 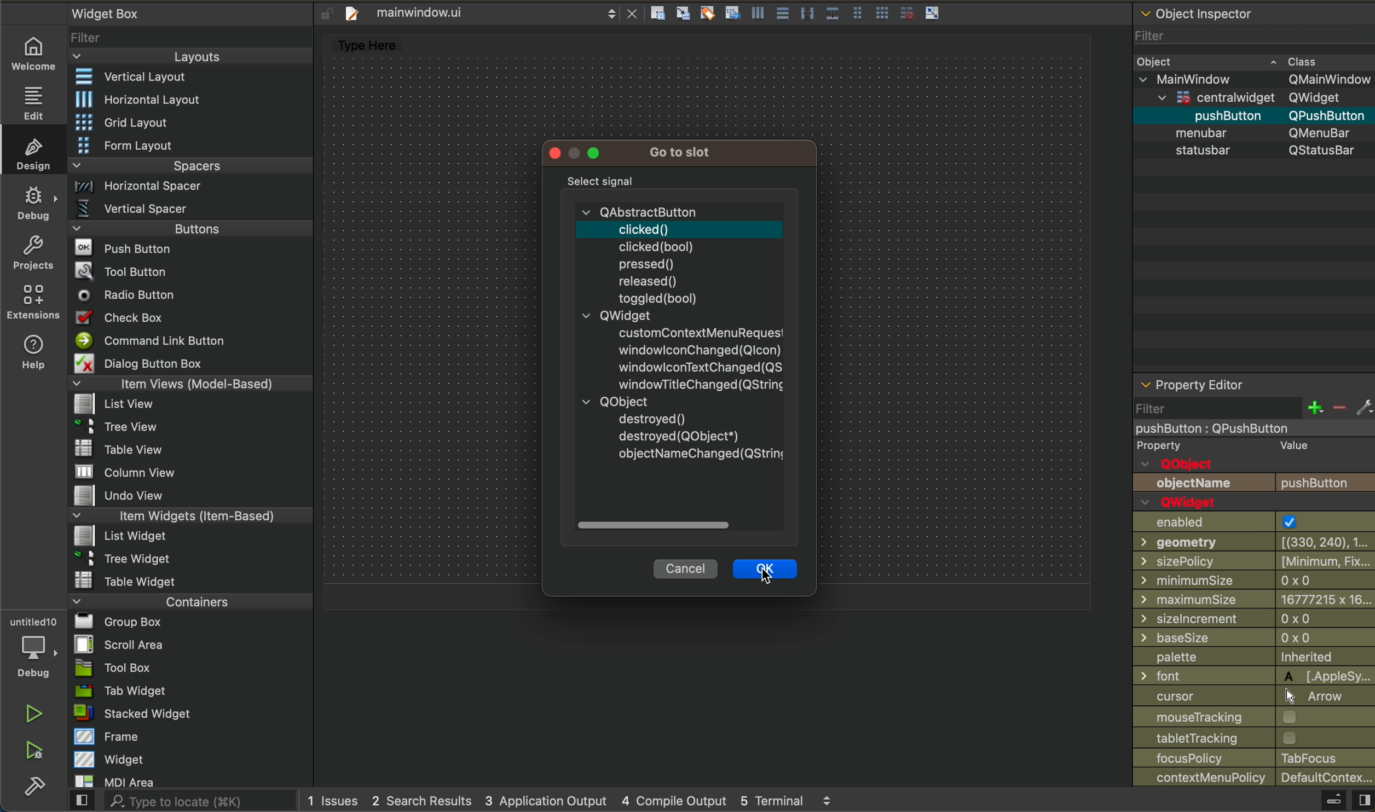 What do you see at coordinates (188, 164) in the screenshot?
I see `spacers` at bounding box center [188, 164].